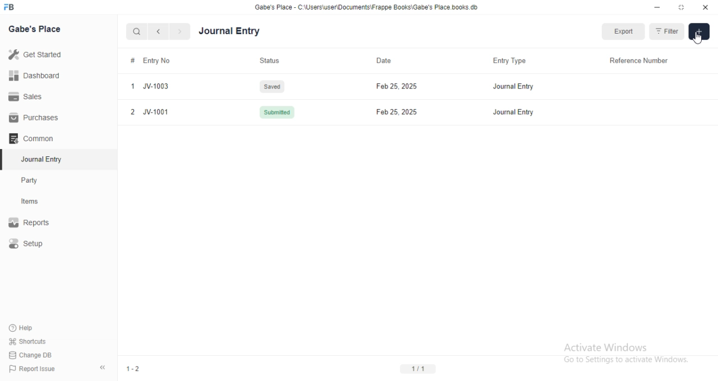 This screenshot has height=381, width=718. Describe the element at coordinates (698, 39) in the screenshot. I see `cursor` at that location.